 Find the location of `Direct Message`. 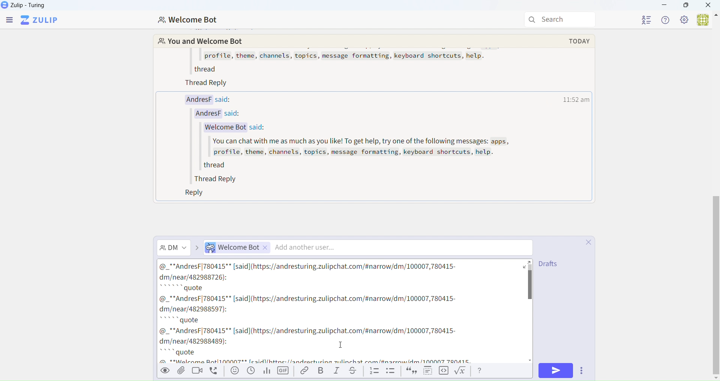

Direct Message is located at coordinates (364, 247).